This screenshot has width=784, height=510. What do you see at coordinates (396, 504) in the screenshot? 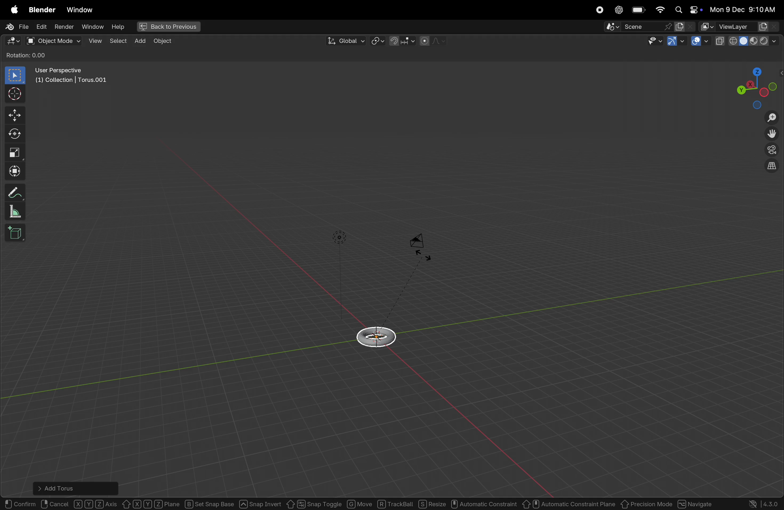
I see `trackball` at bounding box center [396, 504].